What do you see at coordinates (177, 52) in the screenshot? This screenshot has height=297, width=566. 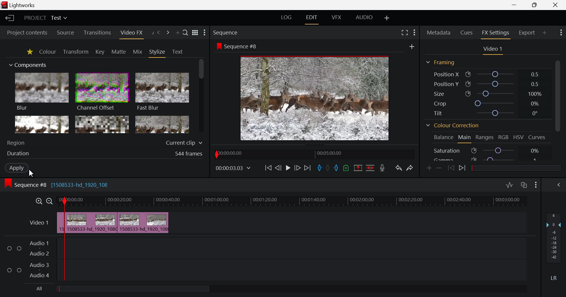 I see `Text` at bounding box center [177, 52].